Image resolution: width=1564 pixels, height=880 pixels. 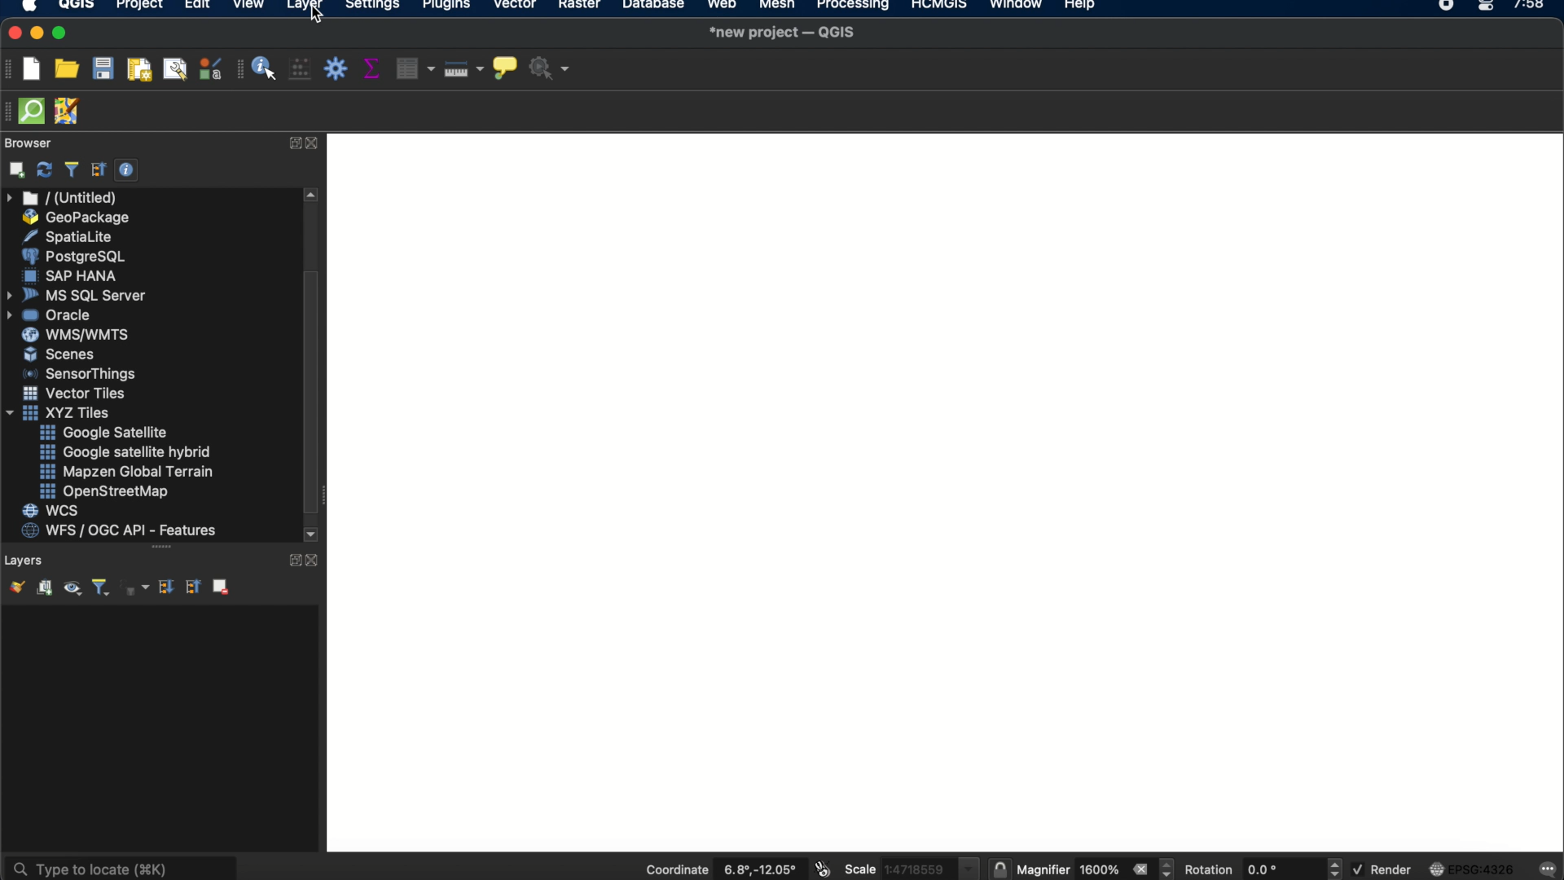 What do you see at coordinates (211, 68) in the screenshot?
I see `style manager` at bounding box center [211, 68].